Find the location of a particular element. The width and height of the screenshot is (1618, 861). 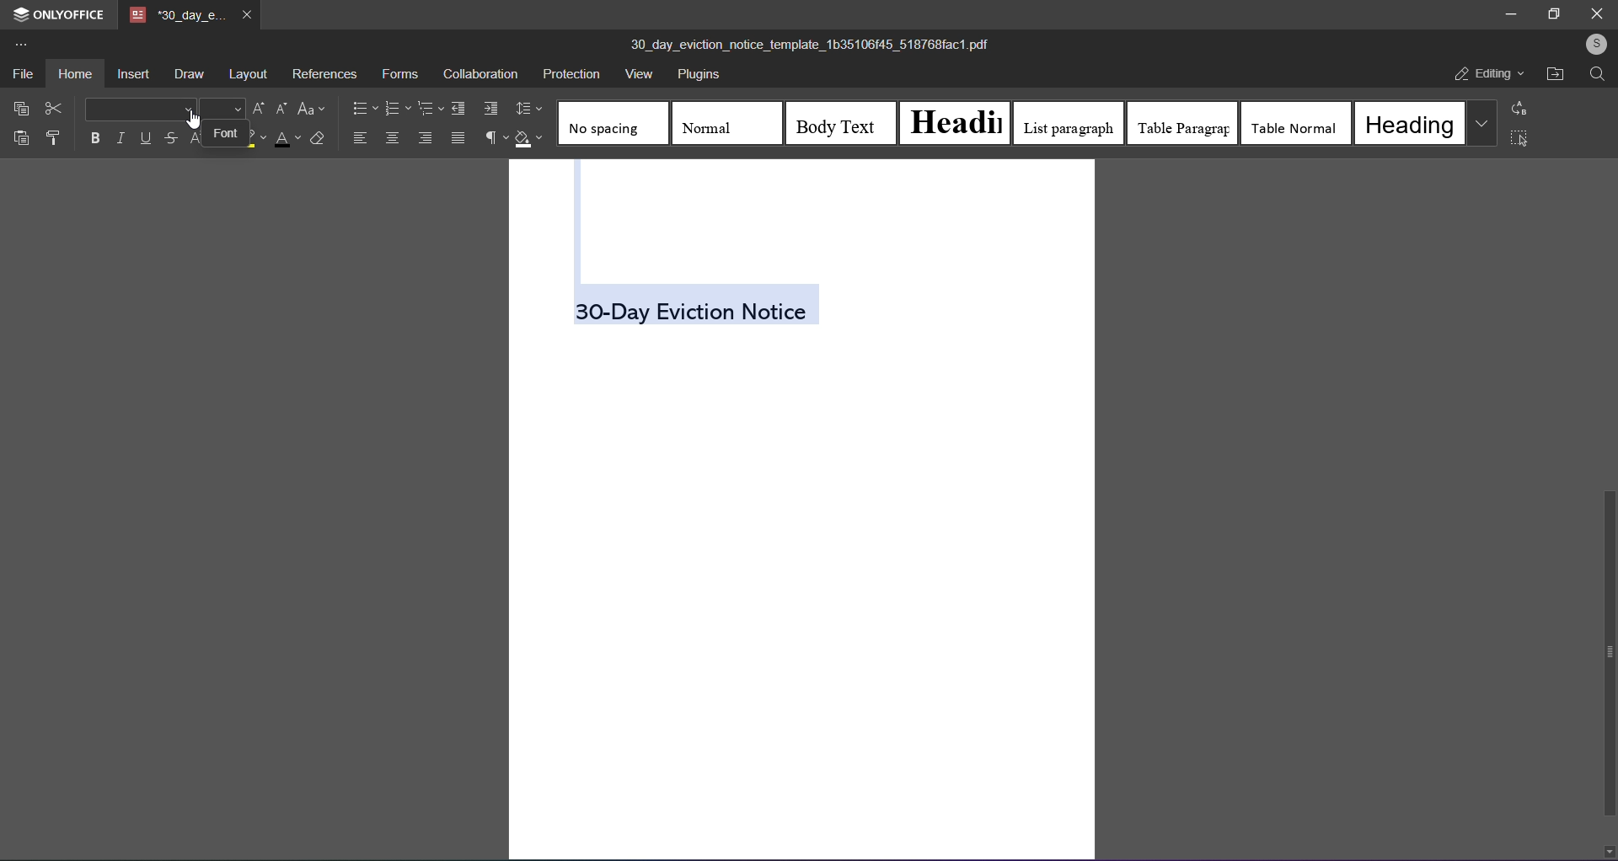

insert is located at coordinates (133, 72).